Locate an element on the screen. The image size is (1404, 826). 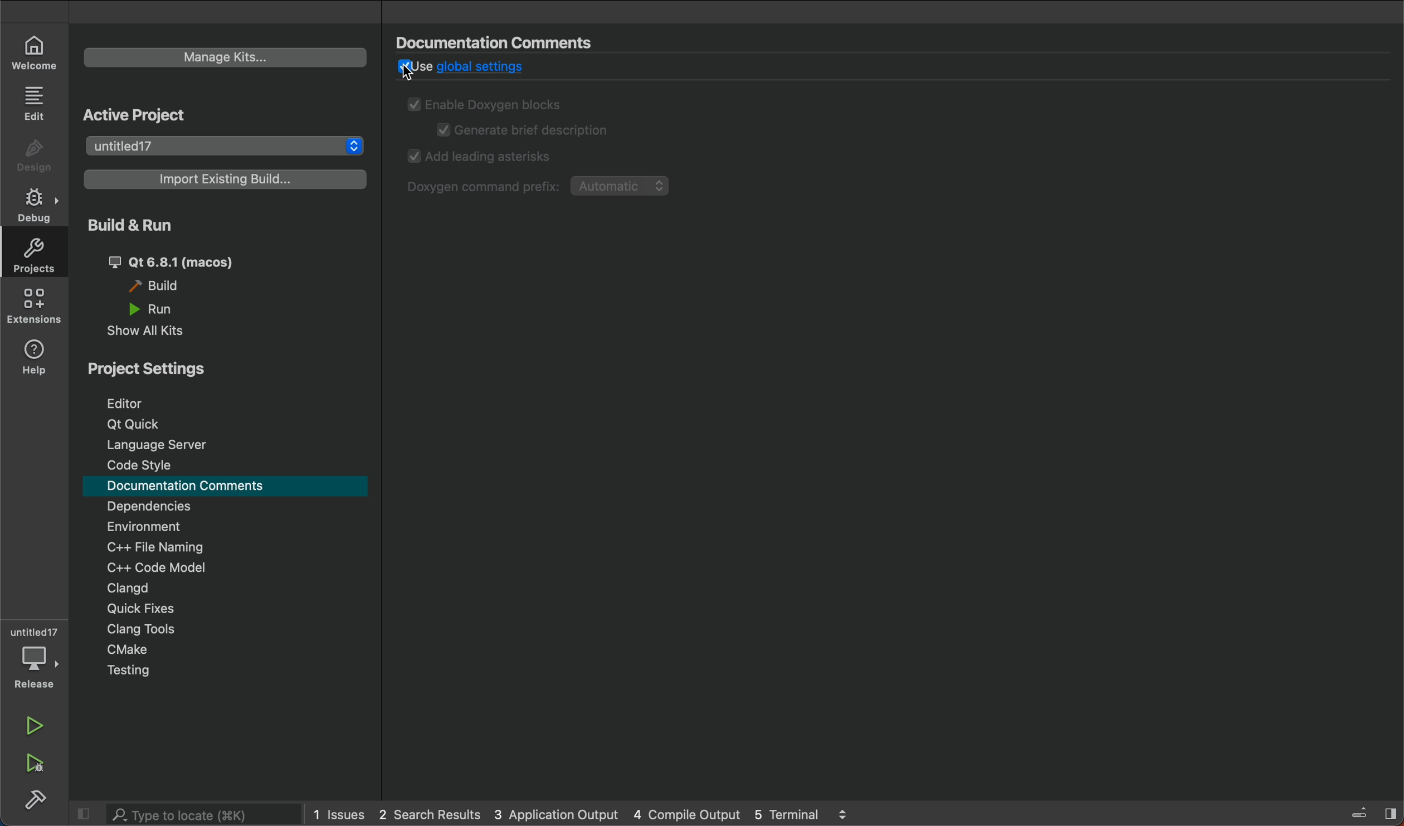
c model is located at coordinates (157, 567).